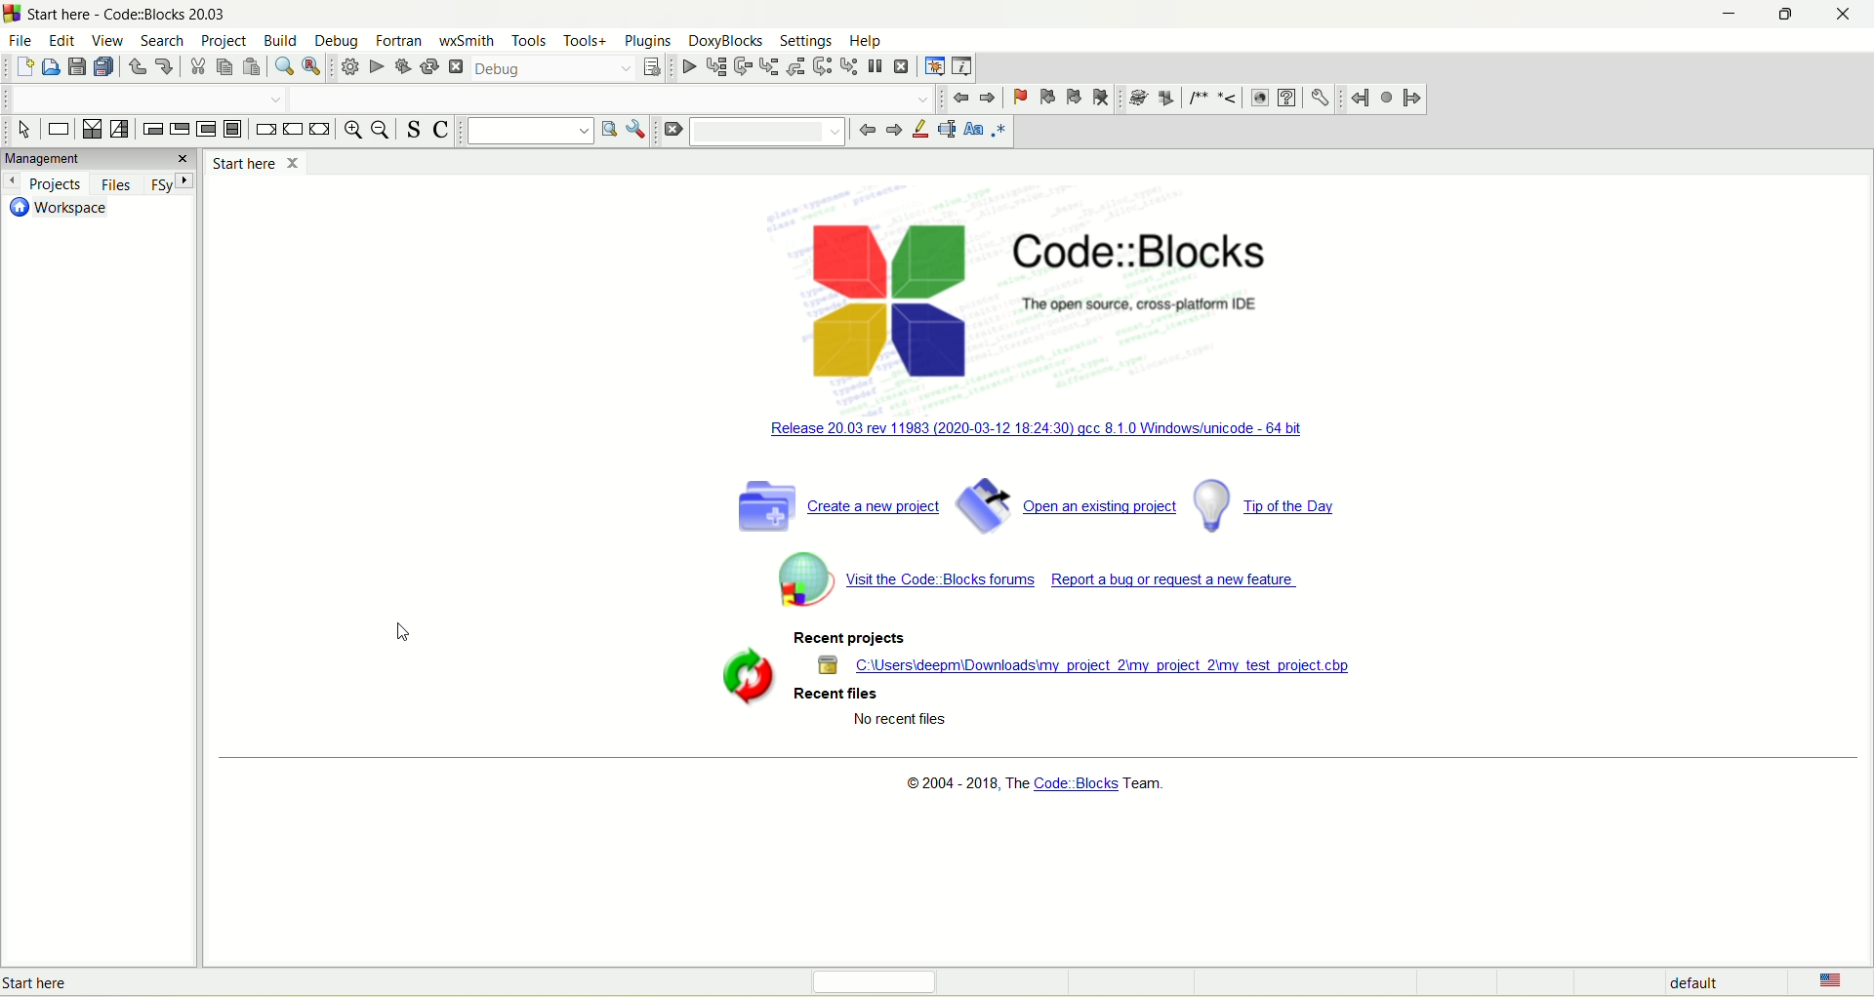 Image resolution: width=1874 pixels, height=997 pixels. What do you see at coordinates (166, 64) in the screenshot?
I see `redo` at bounding box center [166, 64].